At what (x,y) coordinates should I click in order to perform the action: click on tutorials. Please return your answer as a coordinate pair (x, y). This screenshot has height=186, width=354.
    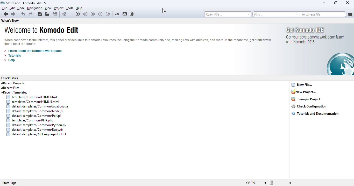
    Looking at the image, I should click on (13, 56).